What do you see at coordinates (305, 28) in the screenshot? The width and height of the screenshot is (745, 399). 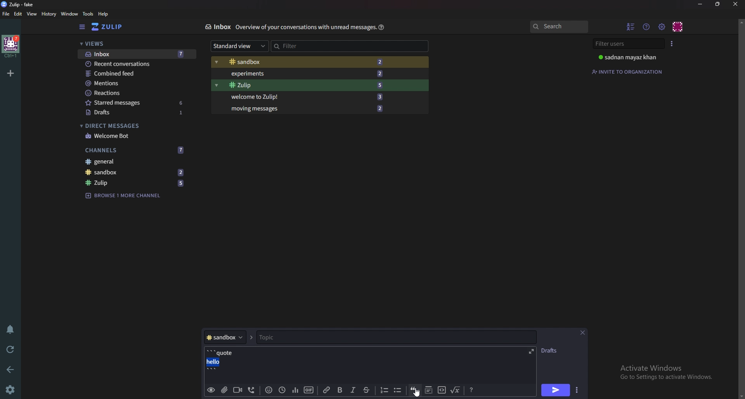 I see `overview of your conservations with unread message` at bounding box center [305, 28].